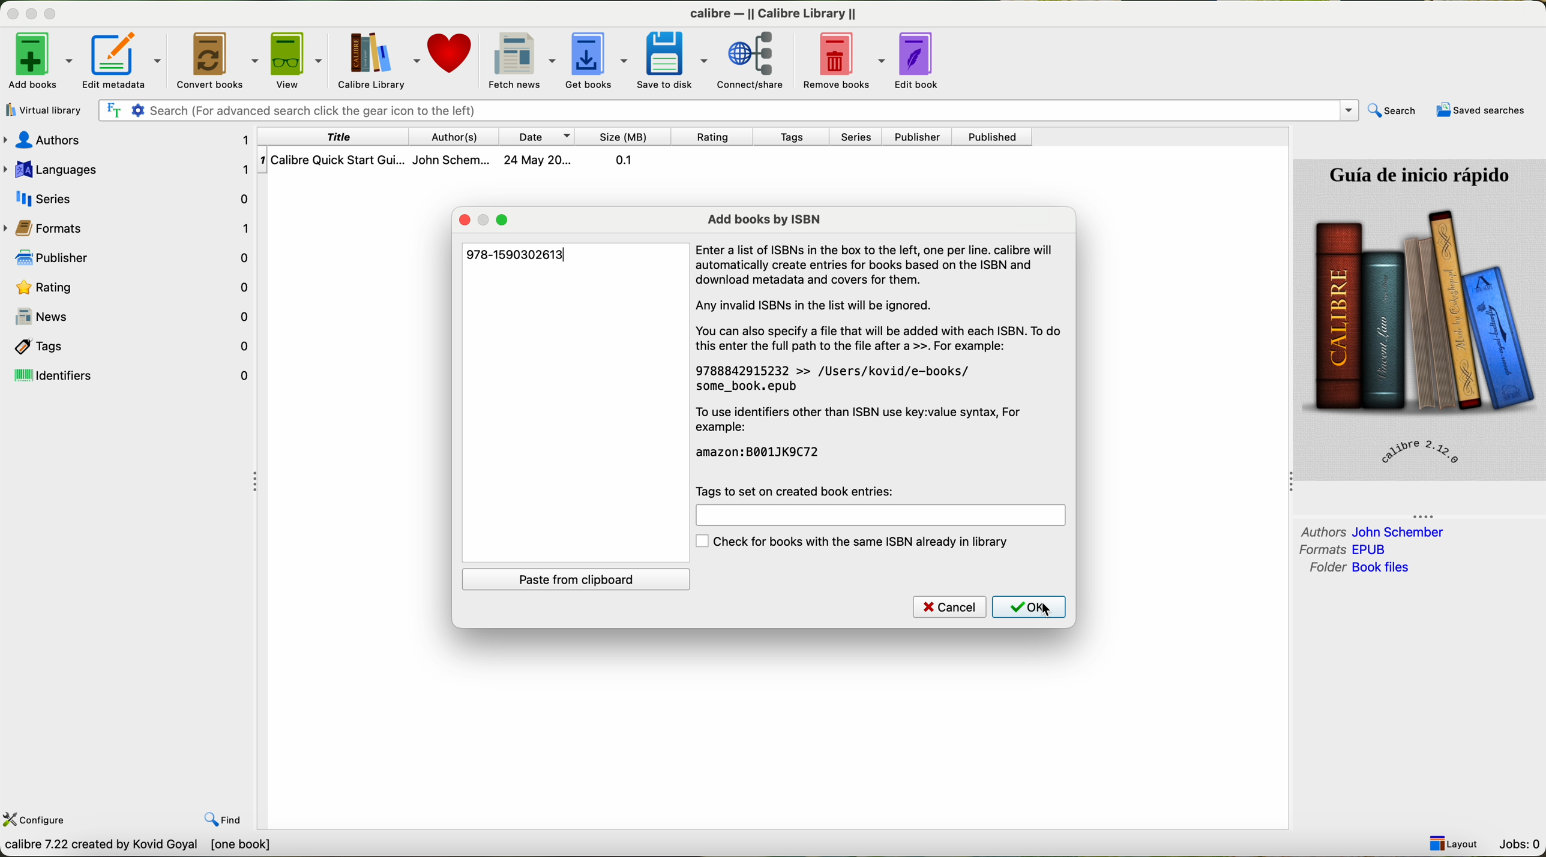 The height and width of the screenshot is (857, 1546). Describe the element at coordinates (466, 219) in the screenshot. I see `close window` at that location.